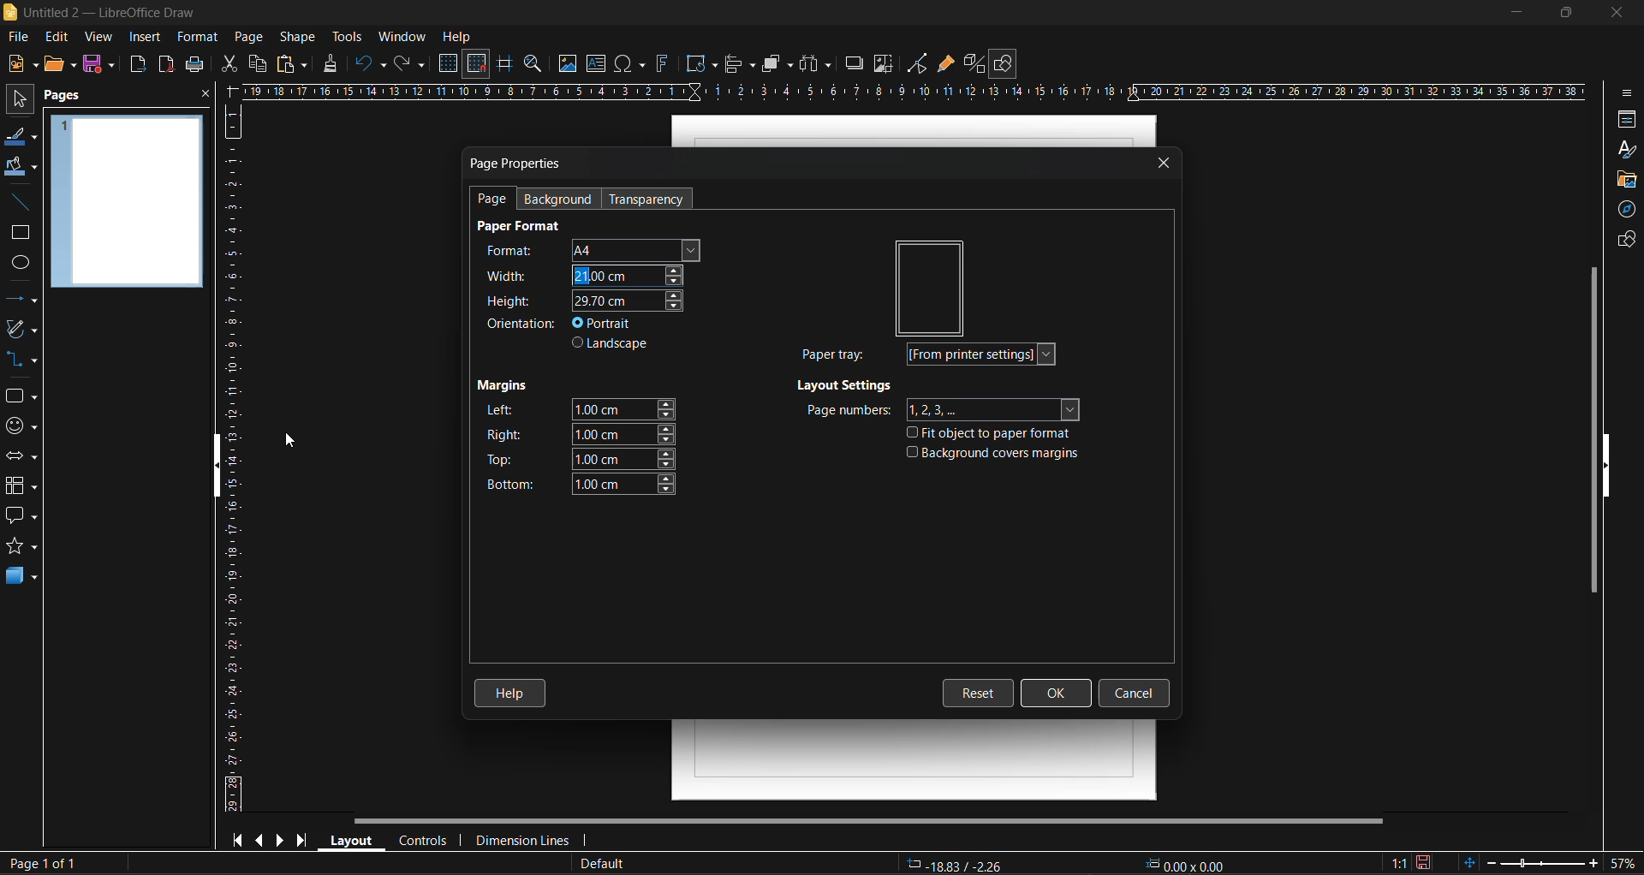 The image size is (1644, 875). What do you see at coordinates (1069, 866) in the screenshot?
I see `co ordinates` at bounding box center [1069, 866].